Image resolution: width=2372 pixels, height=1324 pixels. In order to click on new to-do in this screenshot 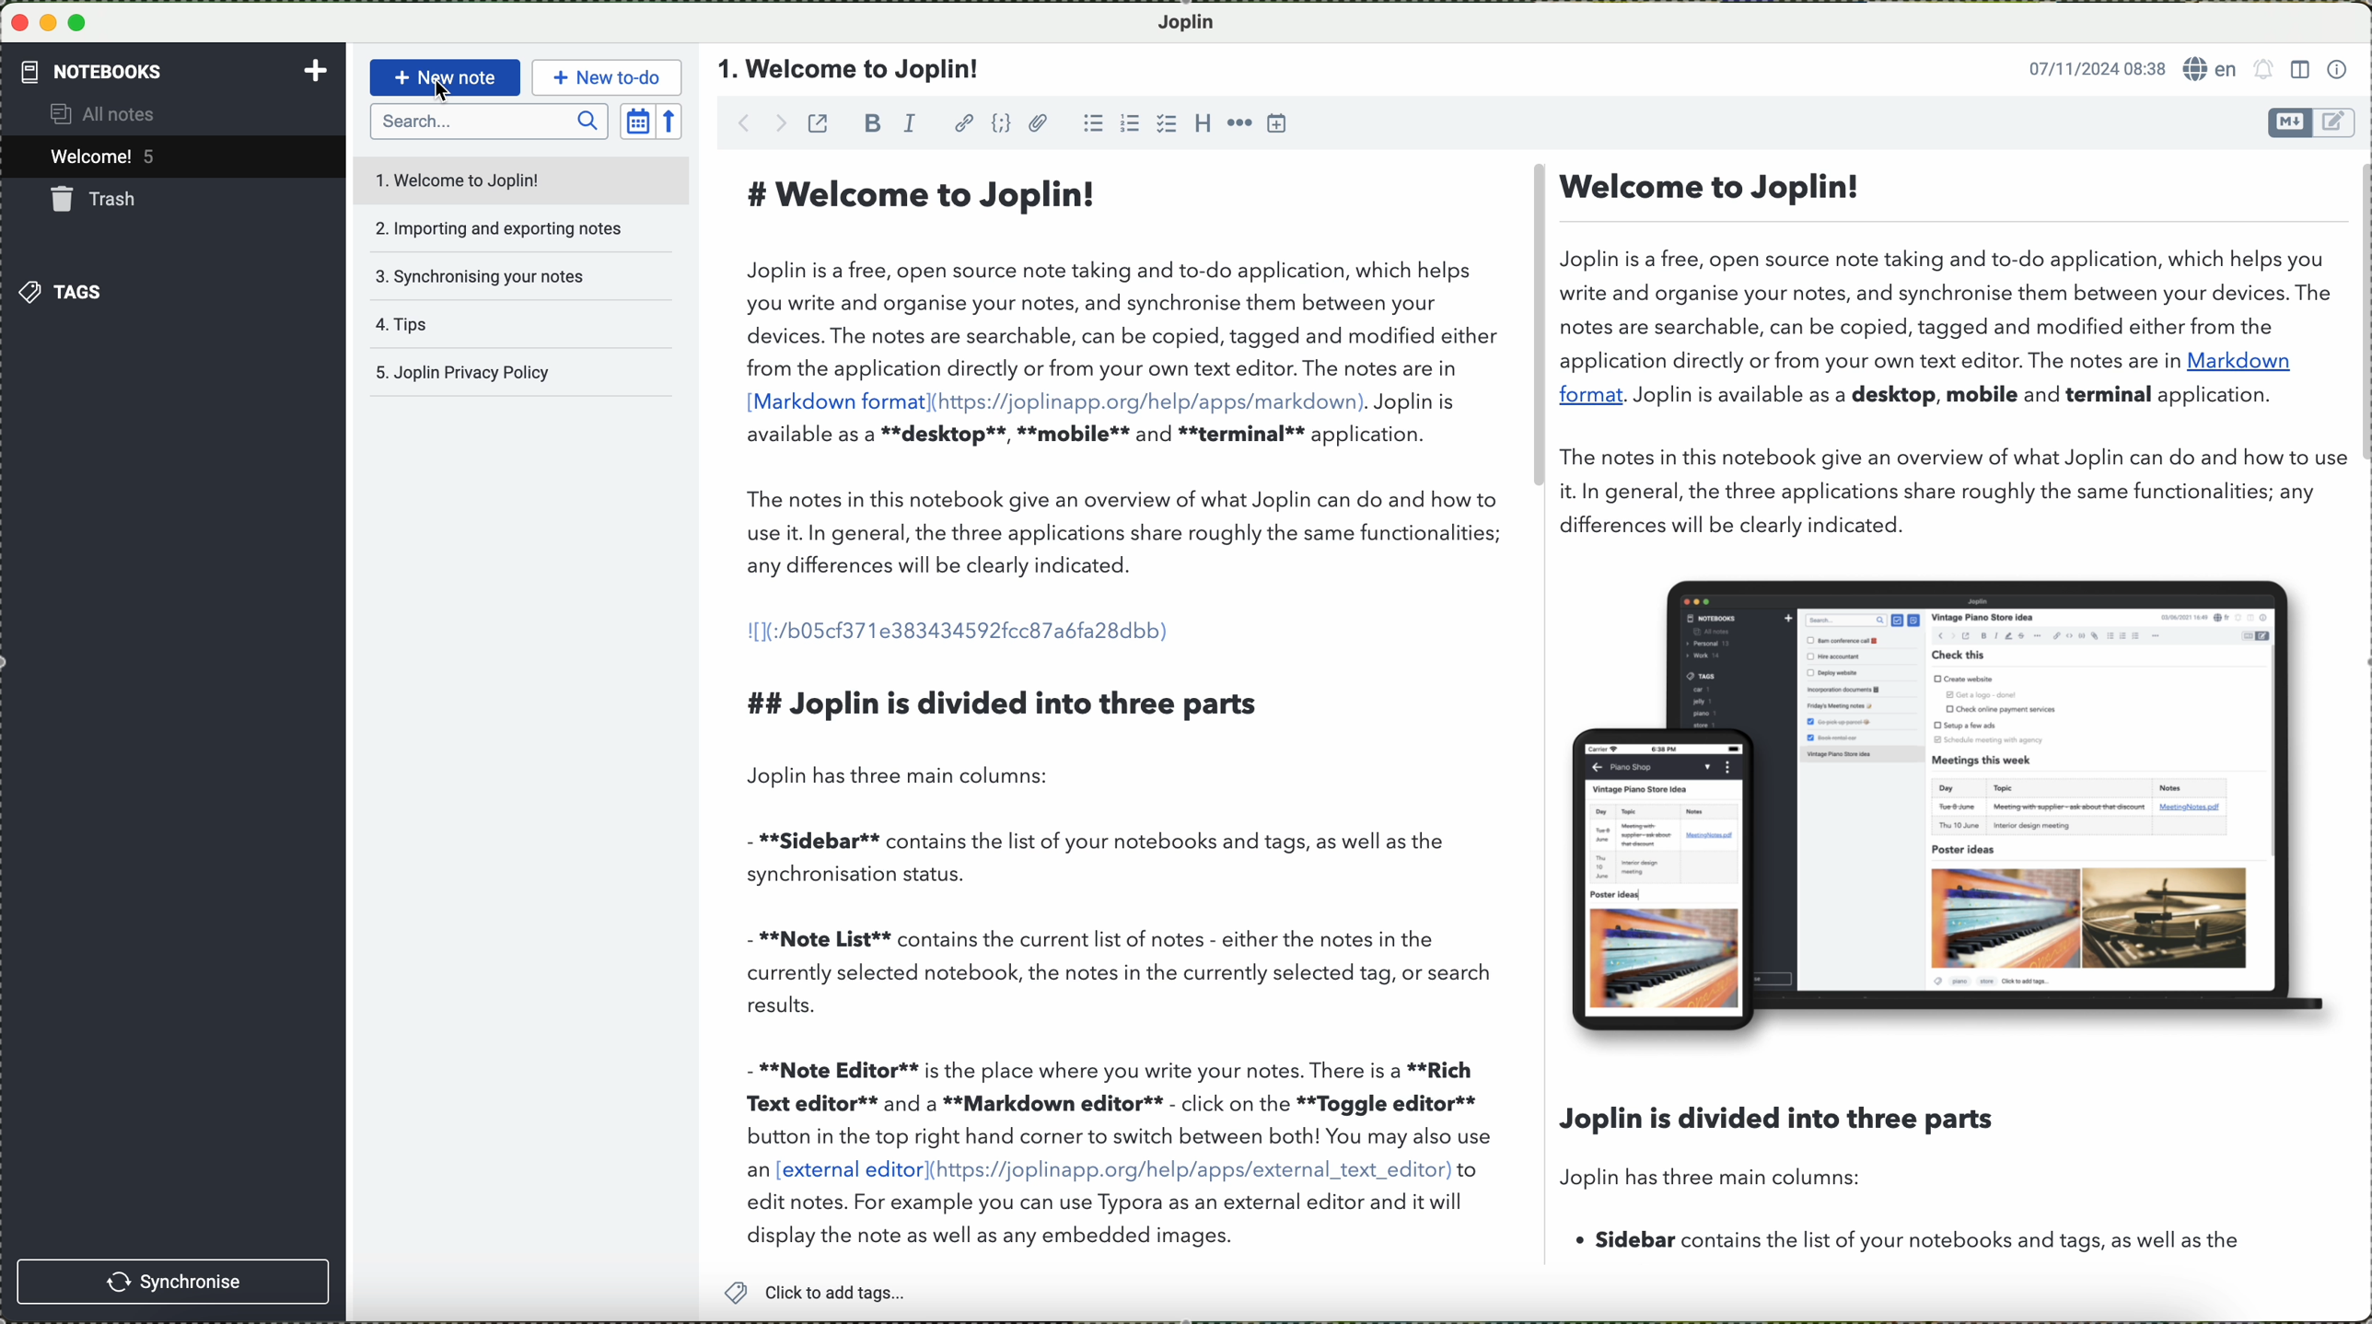, I will do `click(606, 75)`.